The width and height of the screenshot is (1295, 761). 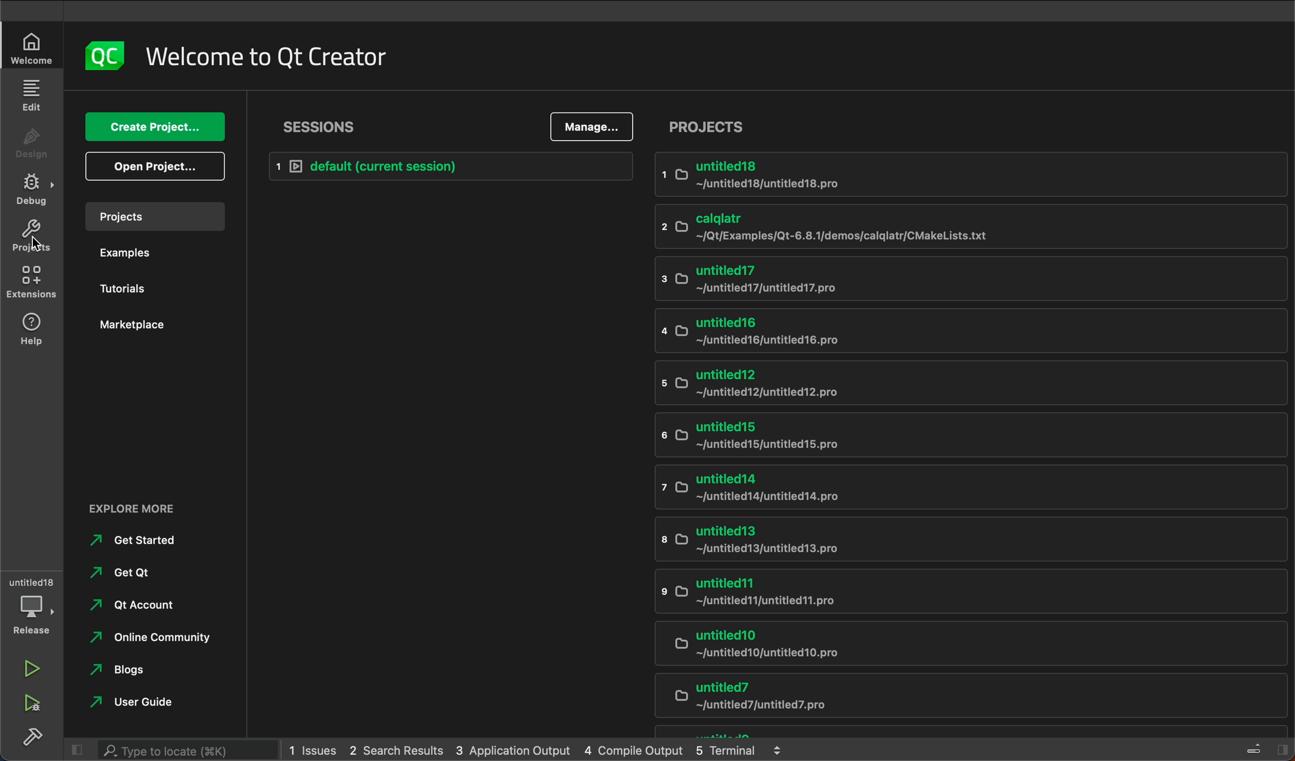 I want to click on projects, so click(x=157, y=215).